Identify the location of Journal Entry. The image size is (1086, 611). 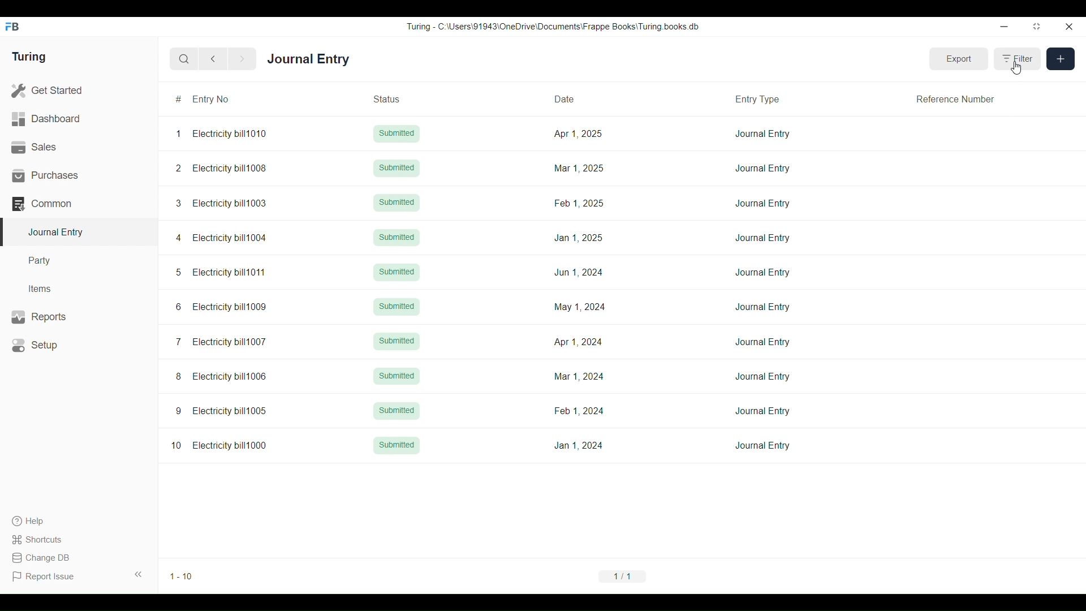
(764, 203).